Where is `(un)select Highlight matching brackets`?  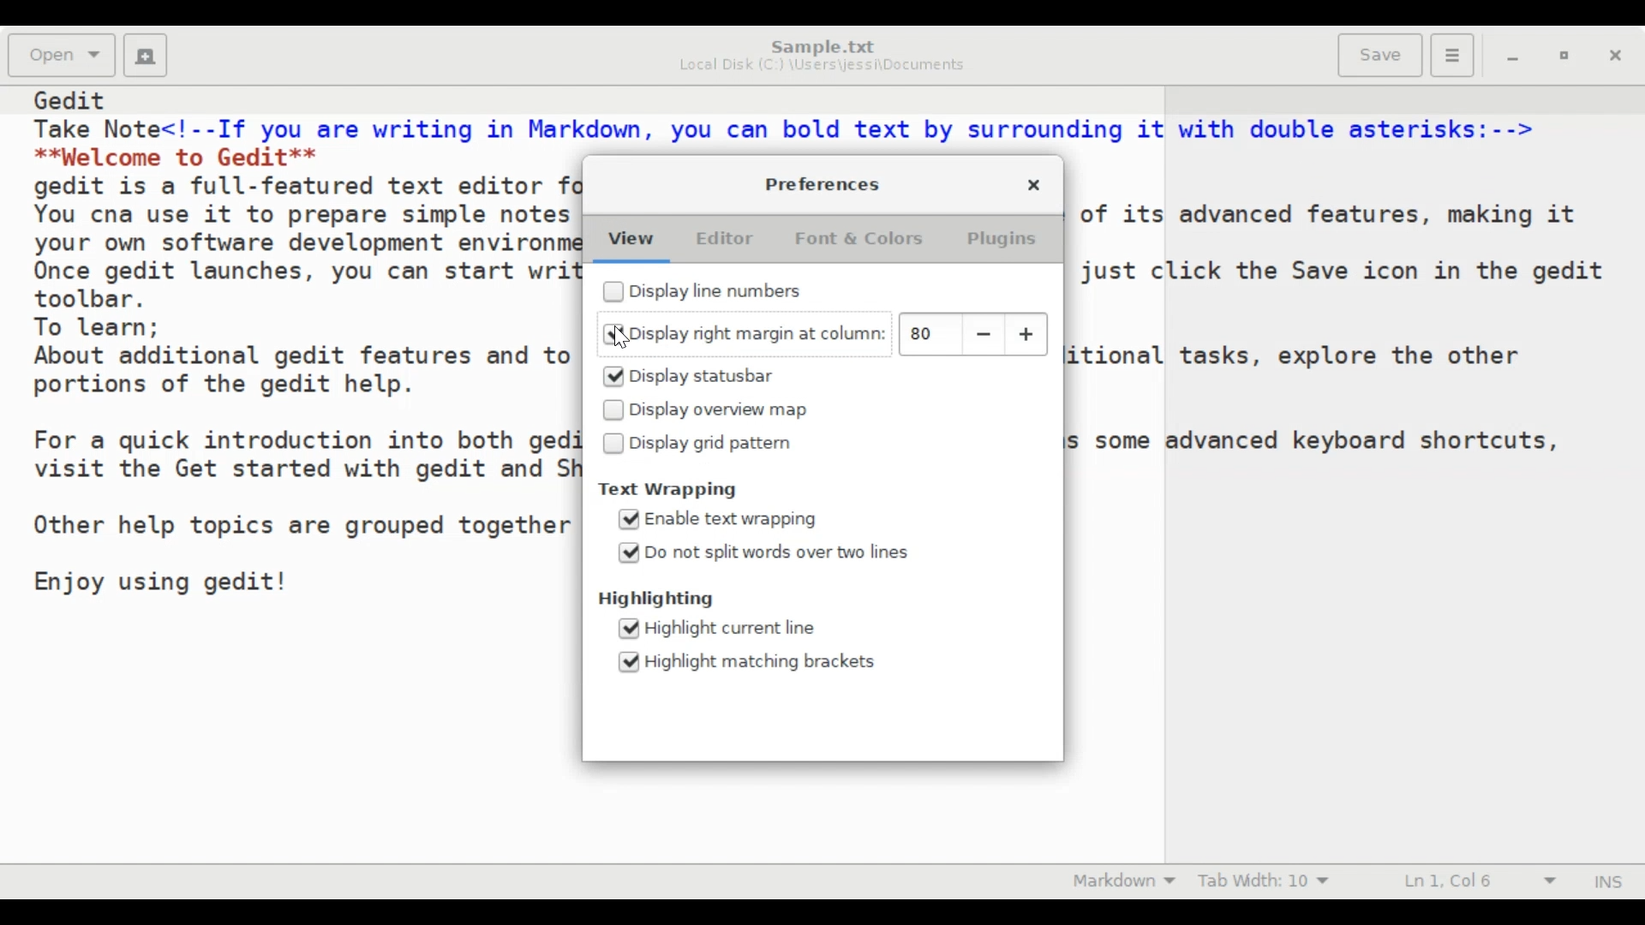
(un)select Highlight matching brackets is located at coordinates (757, 662).